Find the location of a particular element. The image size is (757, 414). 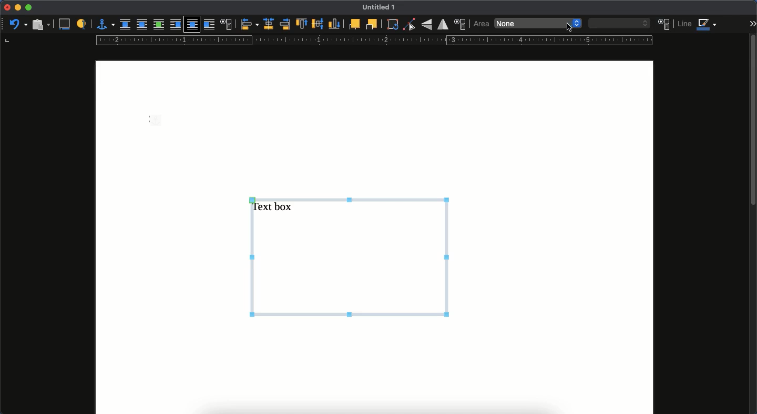

scroll is located at coordinates (752, 223).